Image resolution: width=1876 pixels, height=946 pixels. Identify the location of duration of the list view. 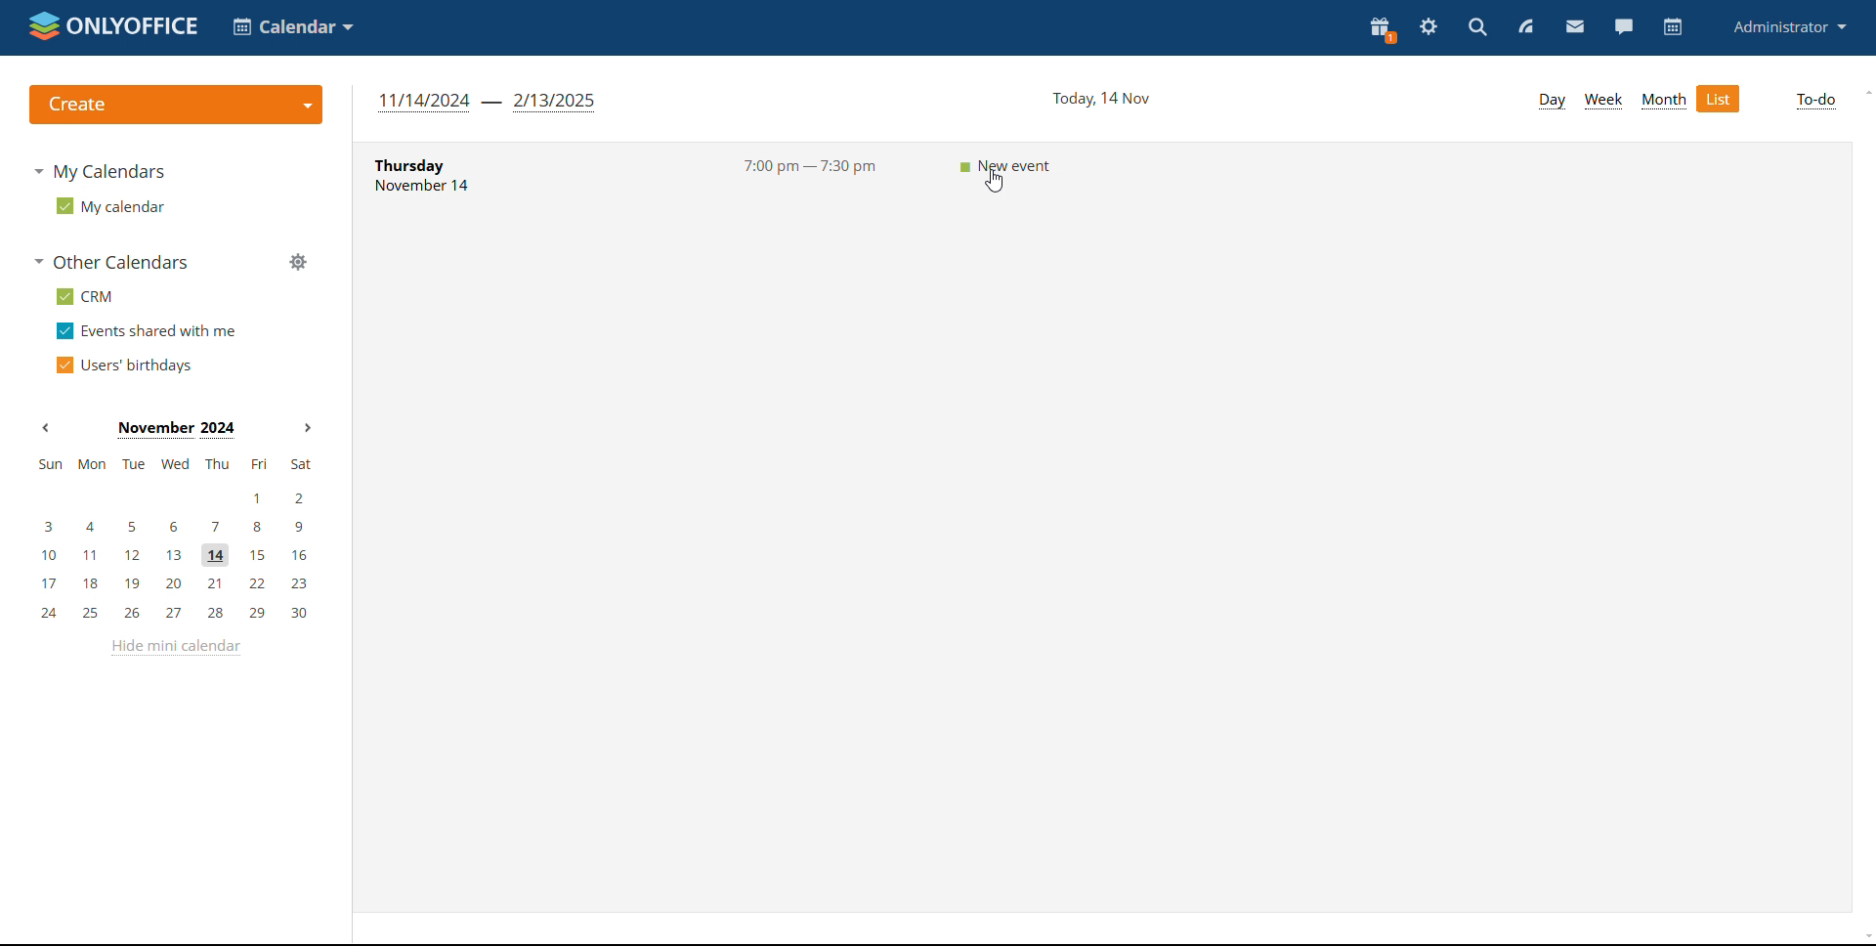
(485, 102).